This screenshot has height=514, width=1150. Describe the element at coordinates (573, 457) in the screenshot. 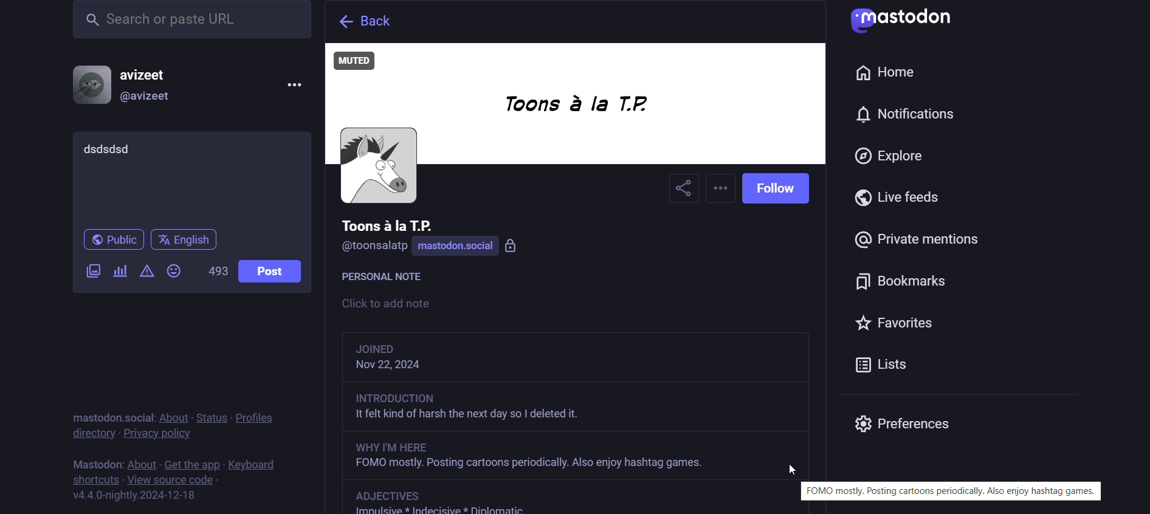

I see `` at that location.